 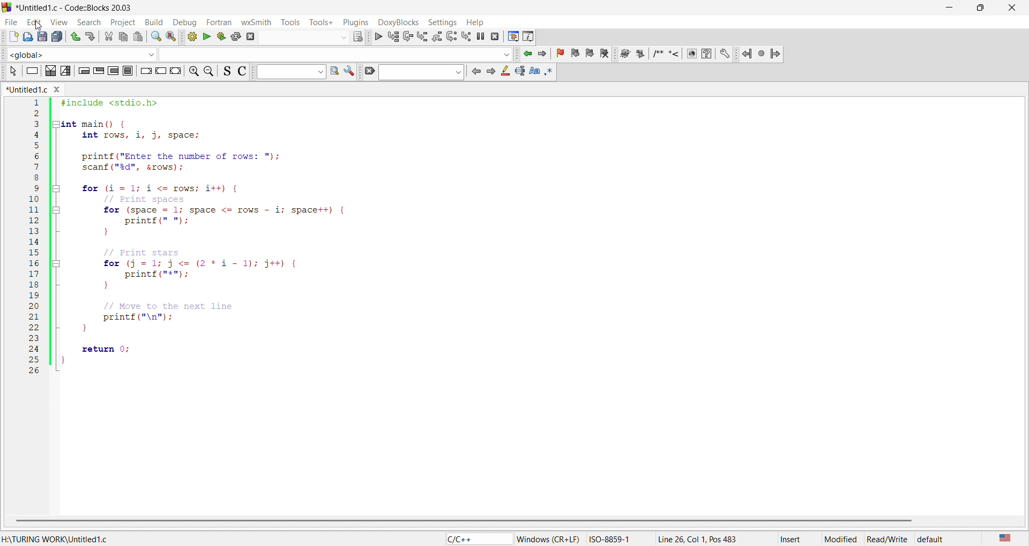 What do you see at coordinates (128, 73) in the screenshot?
I see `icon` at bounding box center [128, 73].